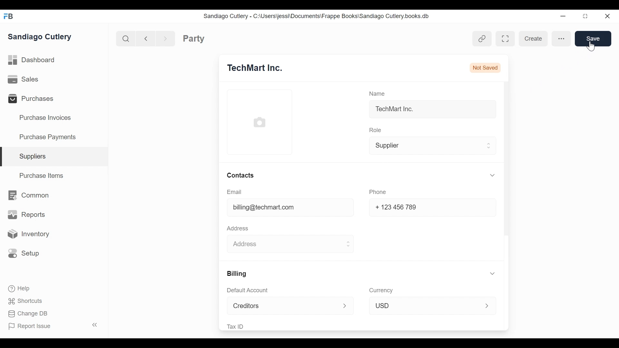 The width and height of the screenshot is (619, 348). Describe the element at coordinates (127, 39) in the screenshot. I see `search` at that location.